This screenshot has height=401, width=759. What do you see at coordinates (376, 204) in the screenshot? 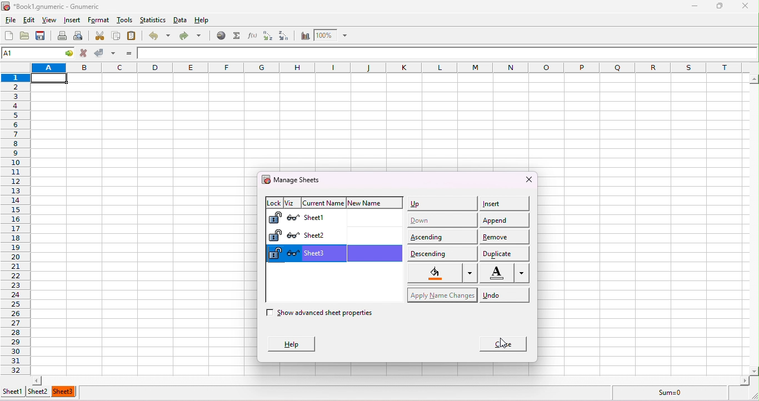
I see `new name` at bounding box center [376, 204].